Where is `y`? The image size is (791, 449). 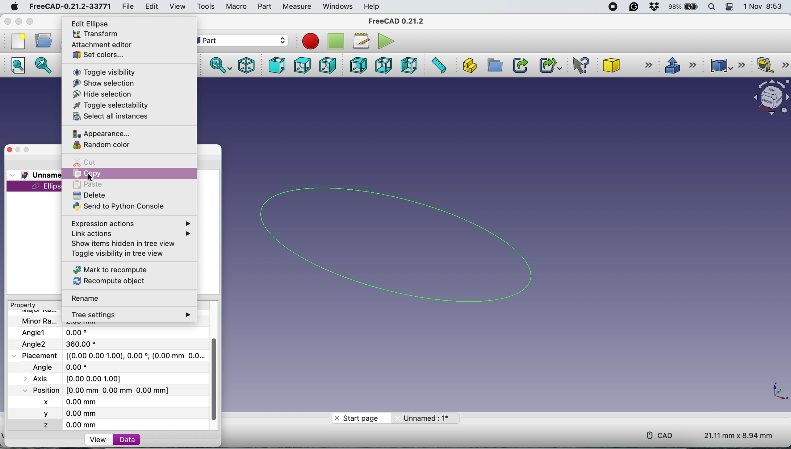 y is located at coordinates (60, 414).